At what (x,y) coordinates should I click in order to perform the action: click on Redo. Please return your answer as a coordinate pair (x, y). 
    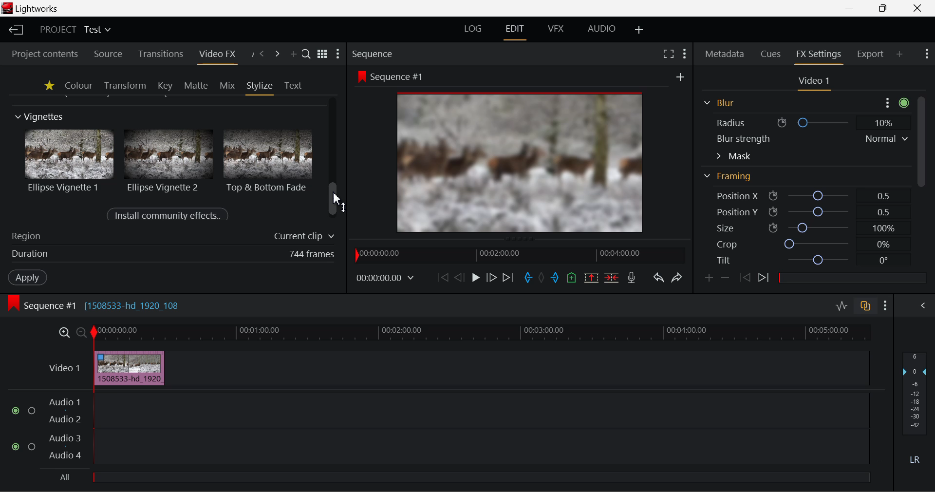
    Looking at the image, I should click on (675, 277).